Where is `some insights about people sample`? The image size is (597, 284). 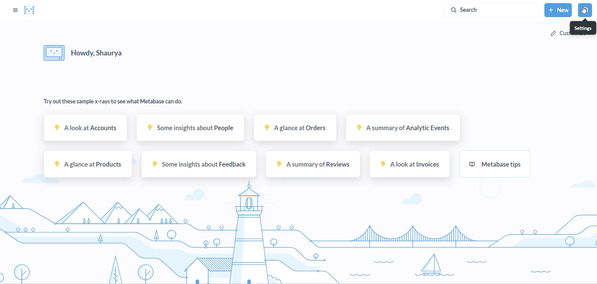
some insights about people sample is located at coordinates (189, 131).